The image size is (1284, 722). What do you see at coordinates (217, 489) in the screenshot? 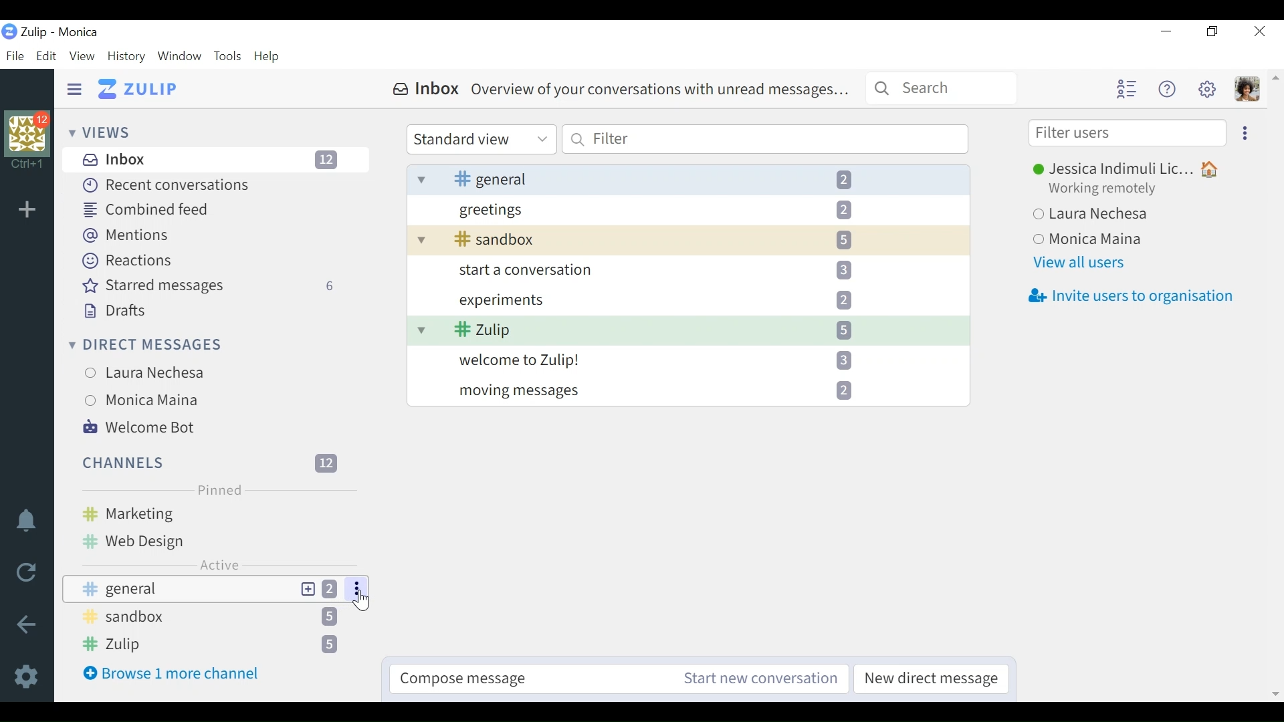
I see `Pinned` at bounding box center [217, 489].